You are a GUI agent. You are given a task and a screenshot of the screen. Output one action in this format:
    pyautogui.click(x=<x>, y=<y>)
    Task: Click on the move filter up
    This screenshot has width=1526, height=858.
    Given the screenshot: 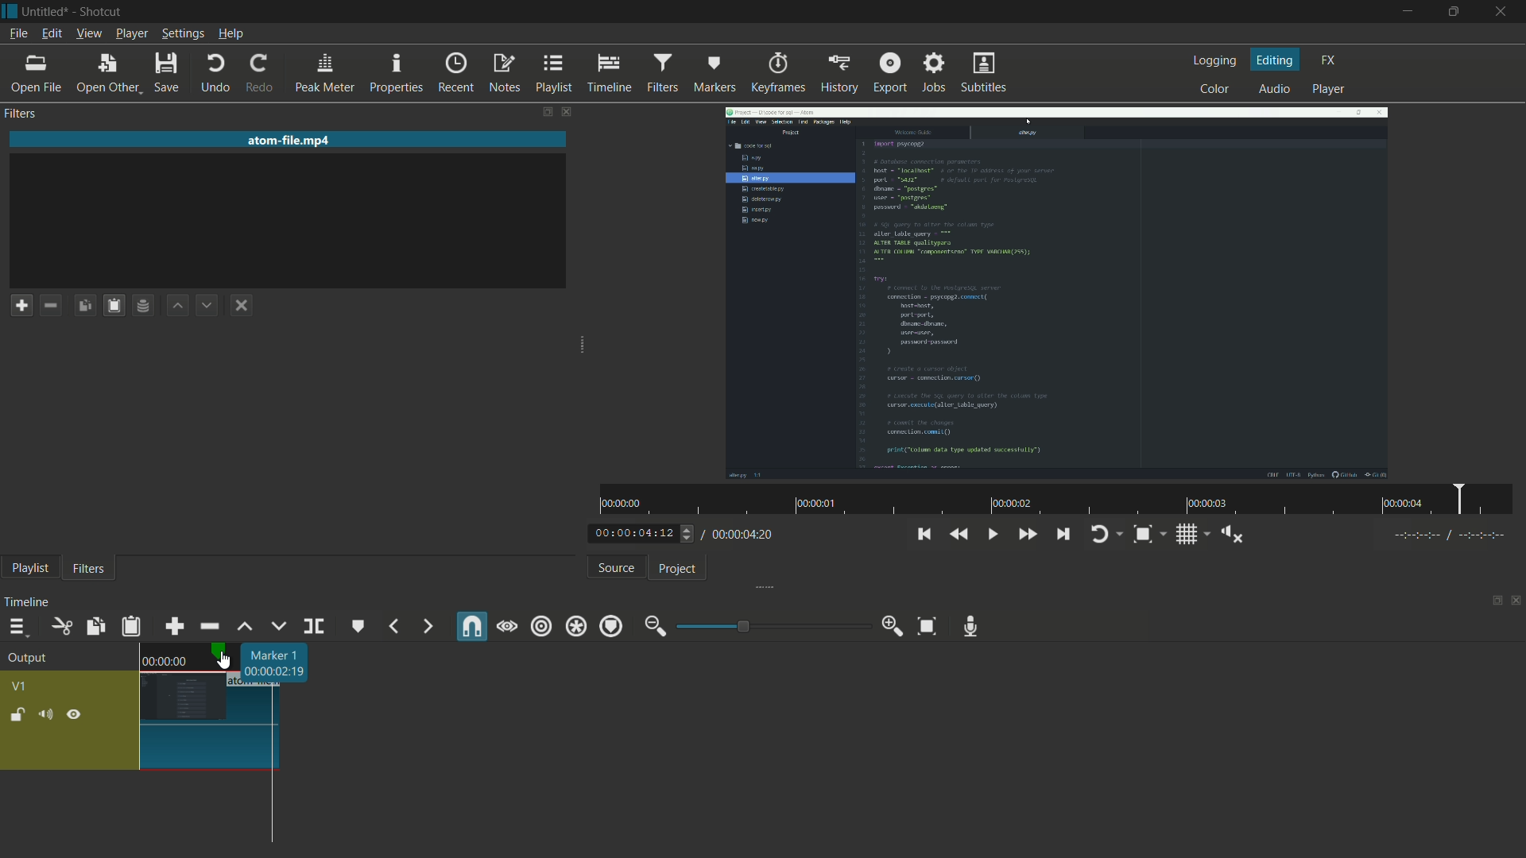 What is the action you would take?
    pyautogui.click(x=176, y=307)
    